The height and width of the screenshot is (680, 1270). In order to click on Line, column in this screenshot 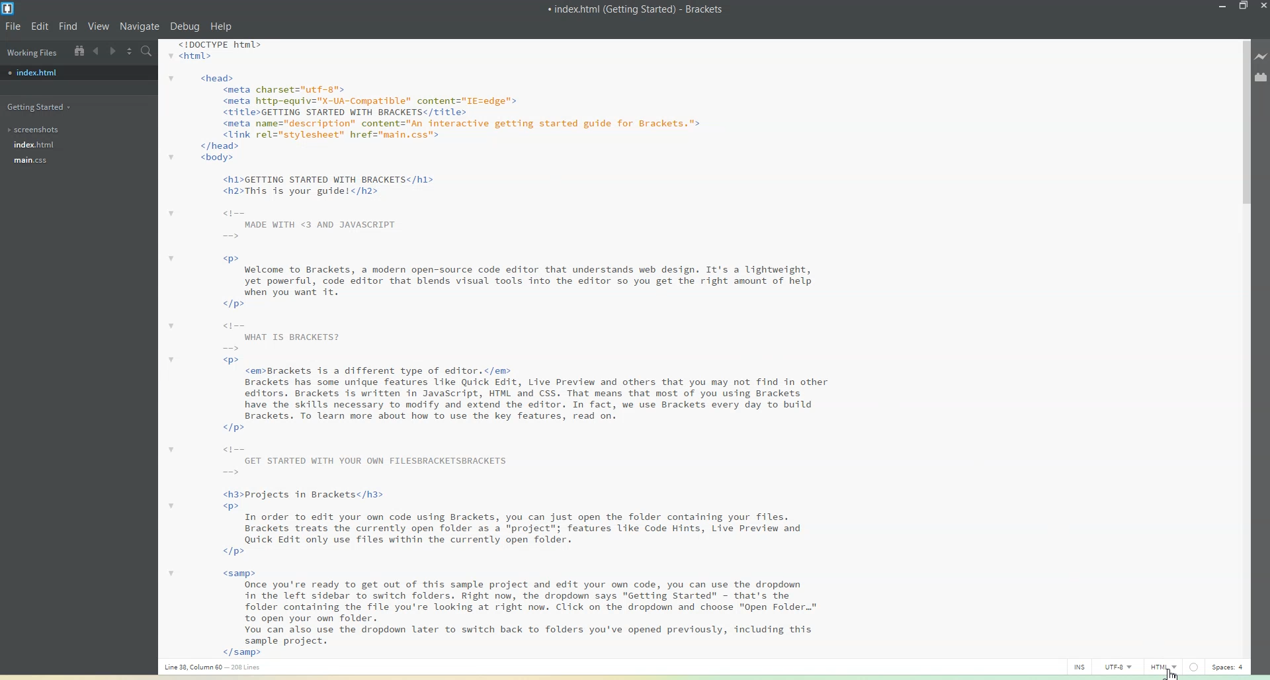, I will do `click(212, 670)`.